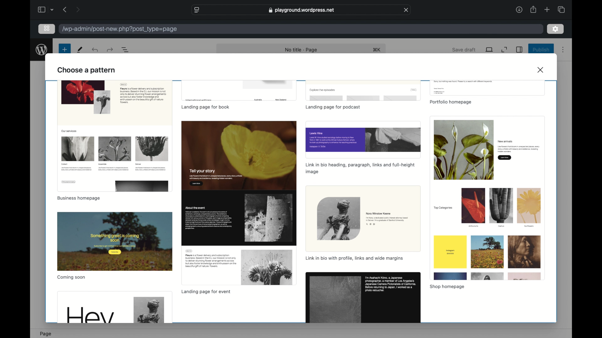 The height and width of the screenshot is (338, 602). Describe the element at coordinates (488, 88) in the screenshot. I see `preview` at that location.